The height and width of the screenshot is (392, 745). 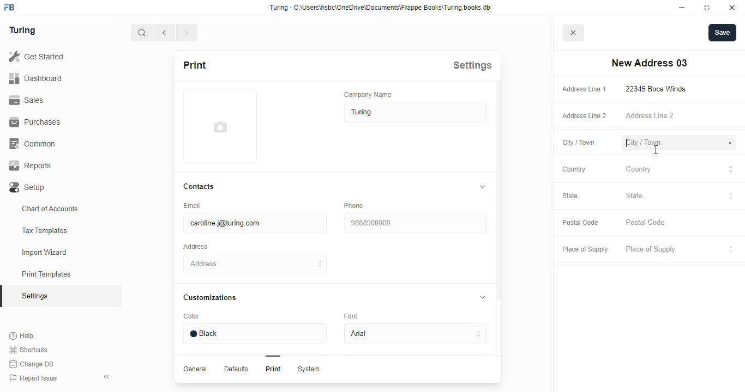 I want to click on close, so click(x=732, y=8).